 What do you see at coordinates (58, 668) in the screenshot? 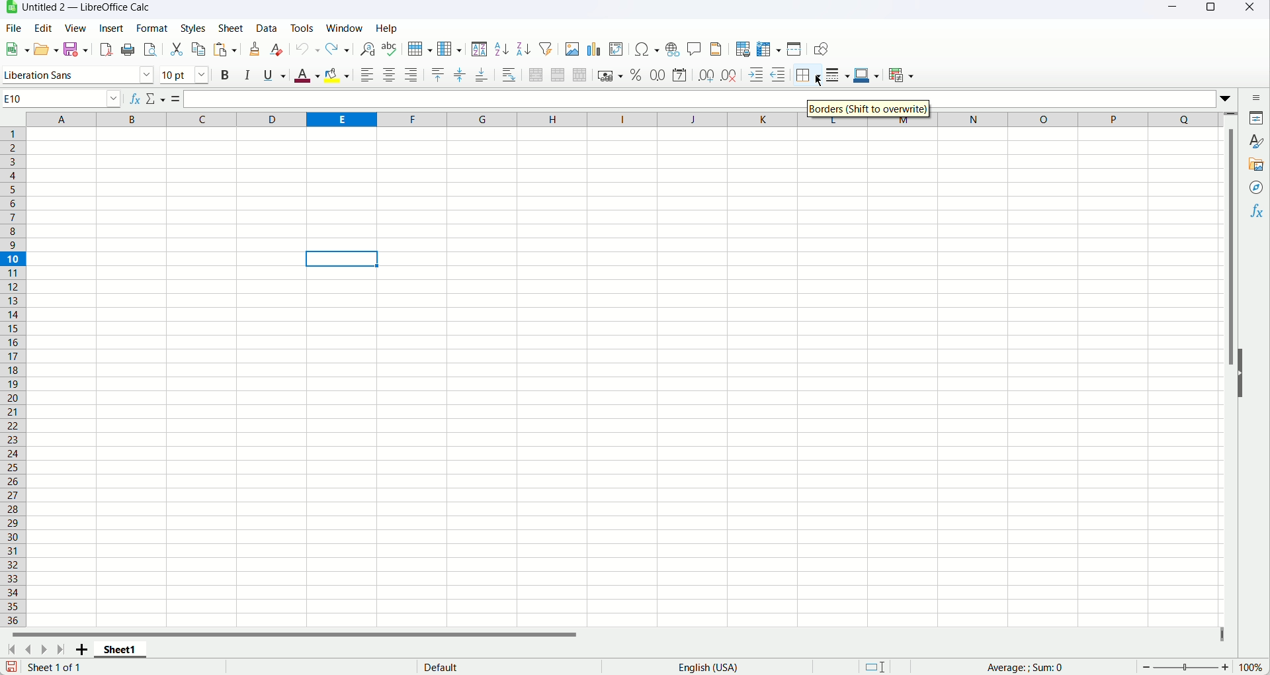
I see `Sheet 1 of 1` at bounding box center [58, 668].